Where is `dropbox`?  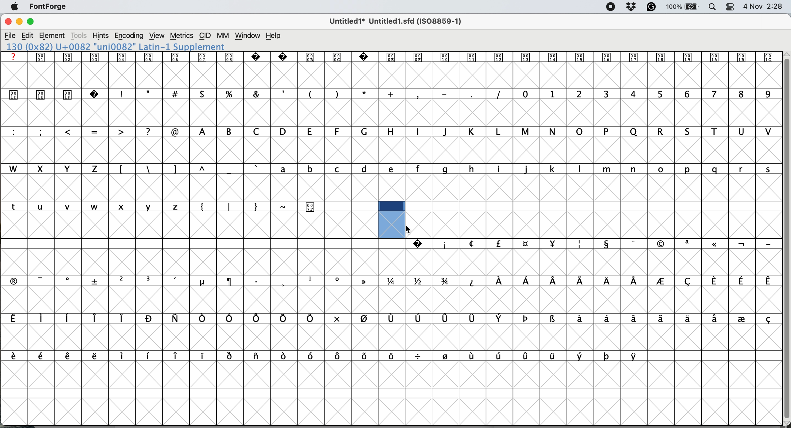
dropbox is located at coordinates (632, 6).